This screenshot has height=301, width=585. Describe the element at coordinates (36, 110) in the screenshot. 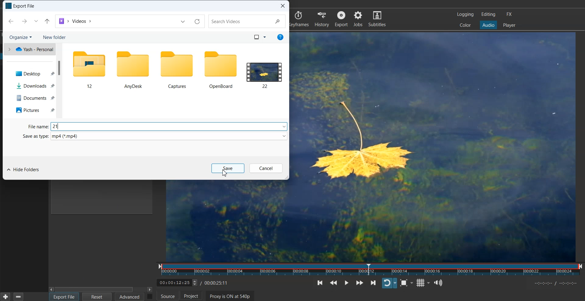

I see `Pictures` at that location.